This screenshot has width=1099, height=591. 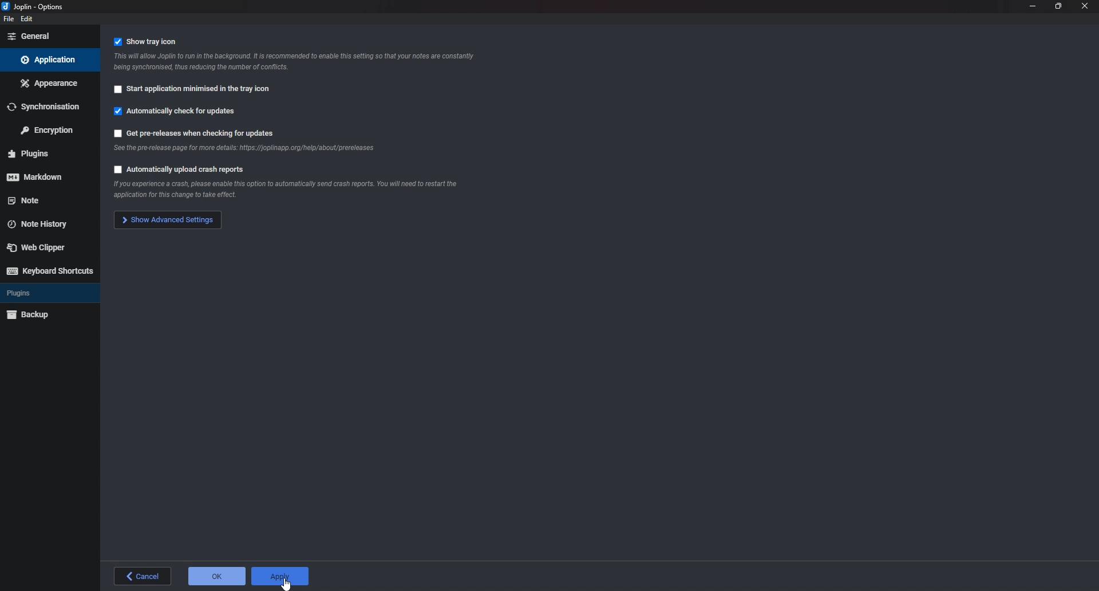 What do you see at coordinates (7, 19) in the screenshot?
I see `file` at bounding box center [7, 19].